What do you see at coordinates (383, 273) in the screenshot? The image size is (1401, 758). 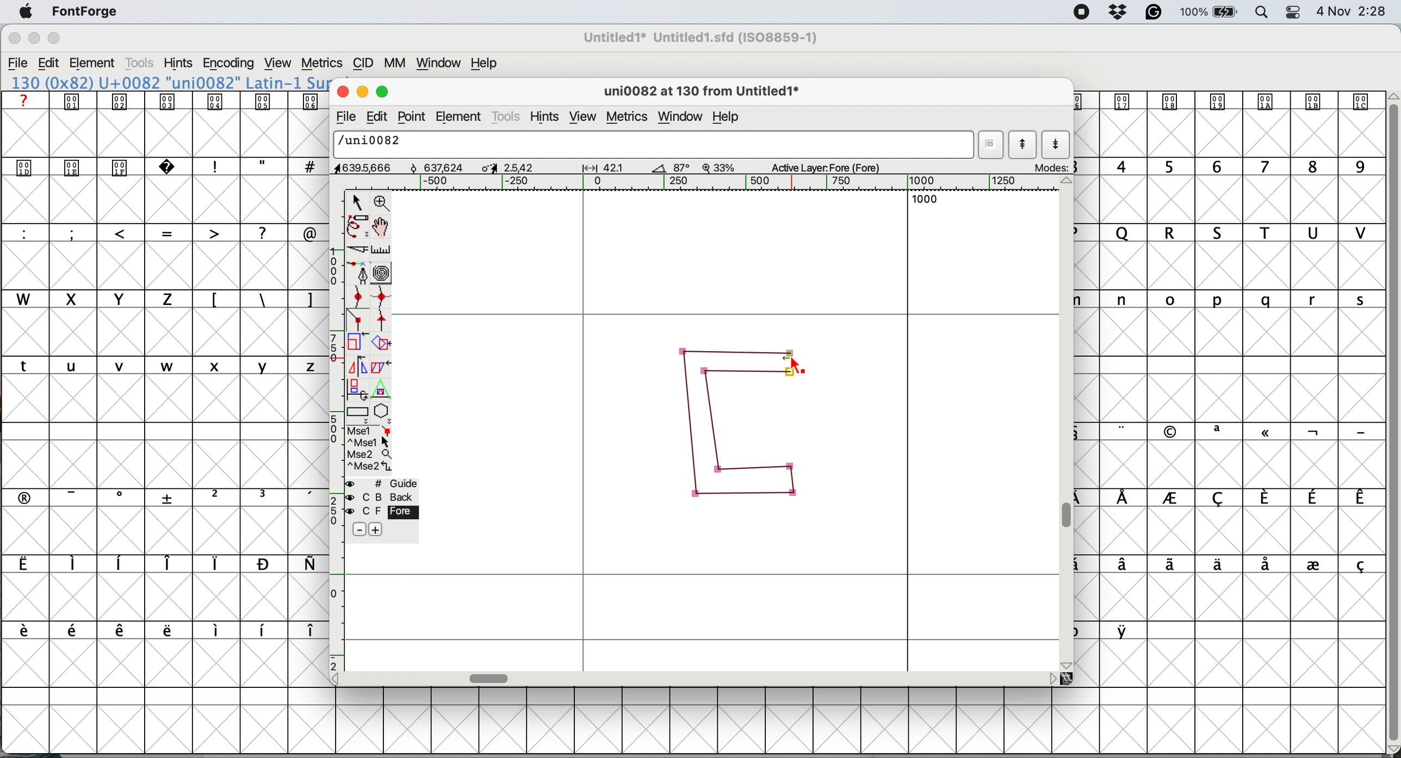 I see `change whether spiro is active or not` at bounding box center [383, 273].